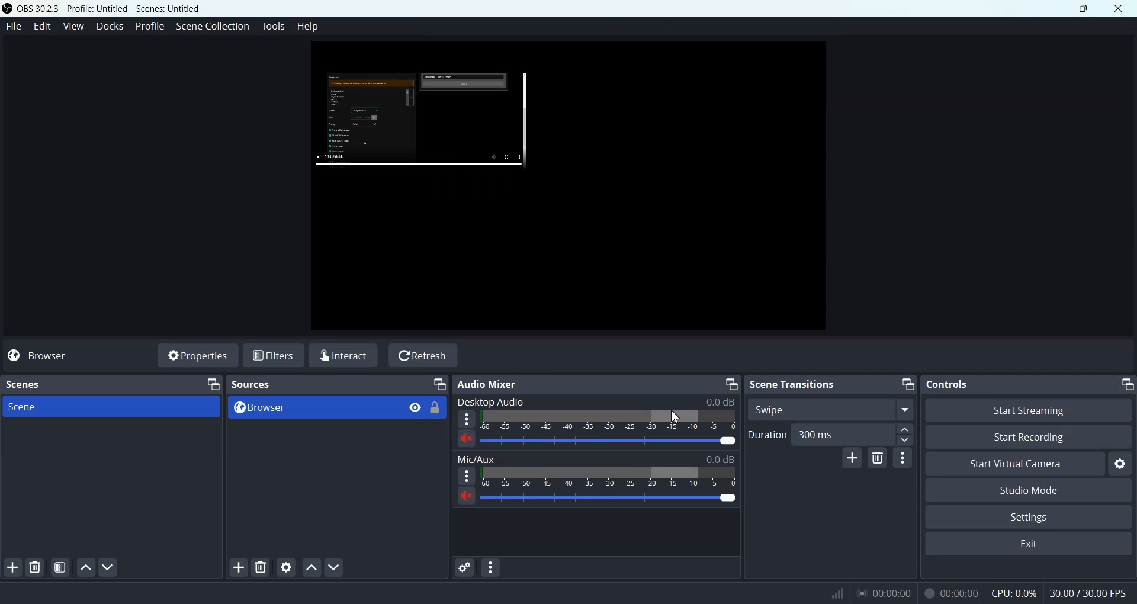 Image resolution: width=1137 pixels, height=604 pixels. Describe the element at coordinates (731, 383) in the screenshot. I see `Minimize` at that location.